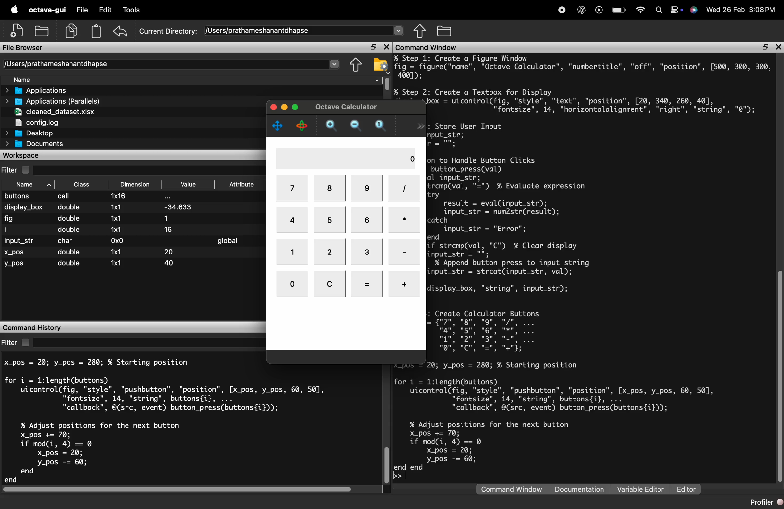 Image resolution: width=784 pixels, height=509 pixels. What do you see at coordinates (765, 47) in the screenshot?
I see `maximize` at bounding box center [765, 47].